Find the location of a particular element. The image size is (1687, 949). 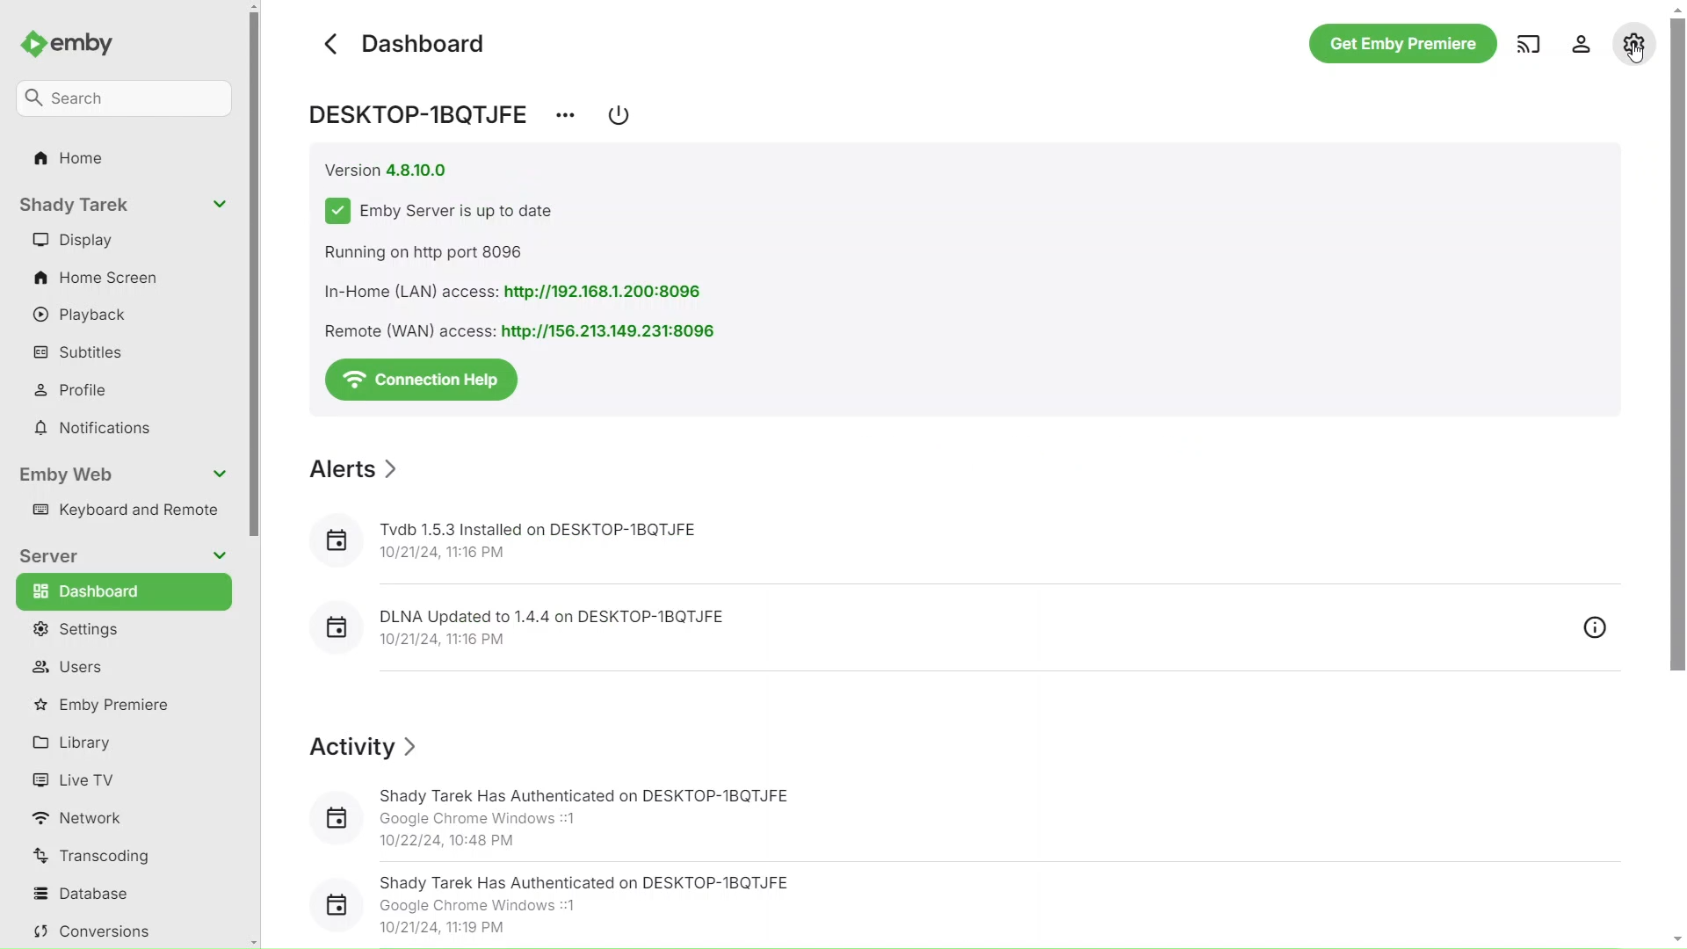

Remote (WAN) access: http://156.213.149.231:8096 is located at coordinates (518, 330).